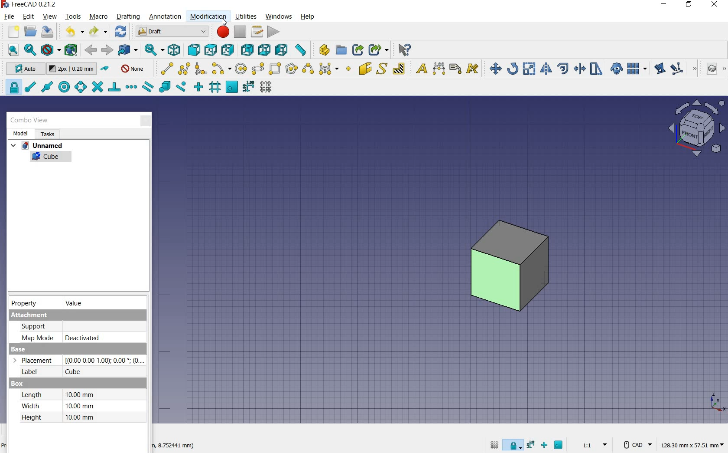 Image resolution: width=728 pixels, height=453 pixels. What do you see at coordinates (358, 49) in the screenshot?
I see `make link` at bounding box center [358, 49].